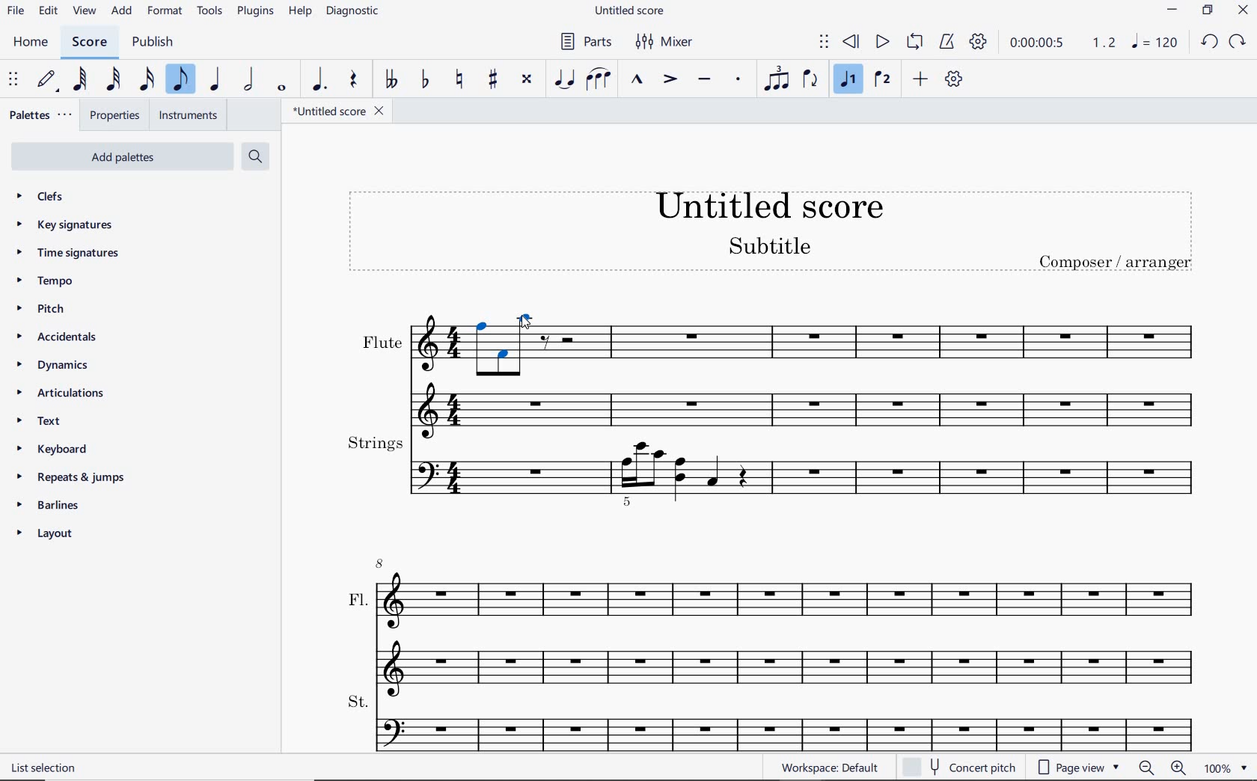  Describe the element at coordinates (956, 79) in the screenshot. I see `CUSTOMIZE TOOLBAR` at that location.